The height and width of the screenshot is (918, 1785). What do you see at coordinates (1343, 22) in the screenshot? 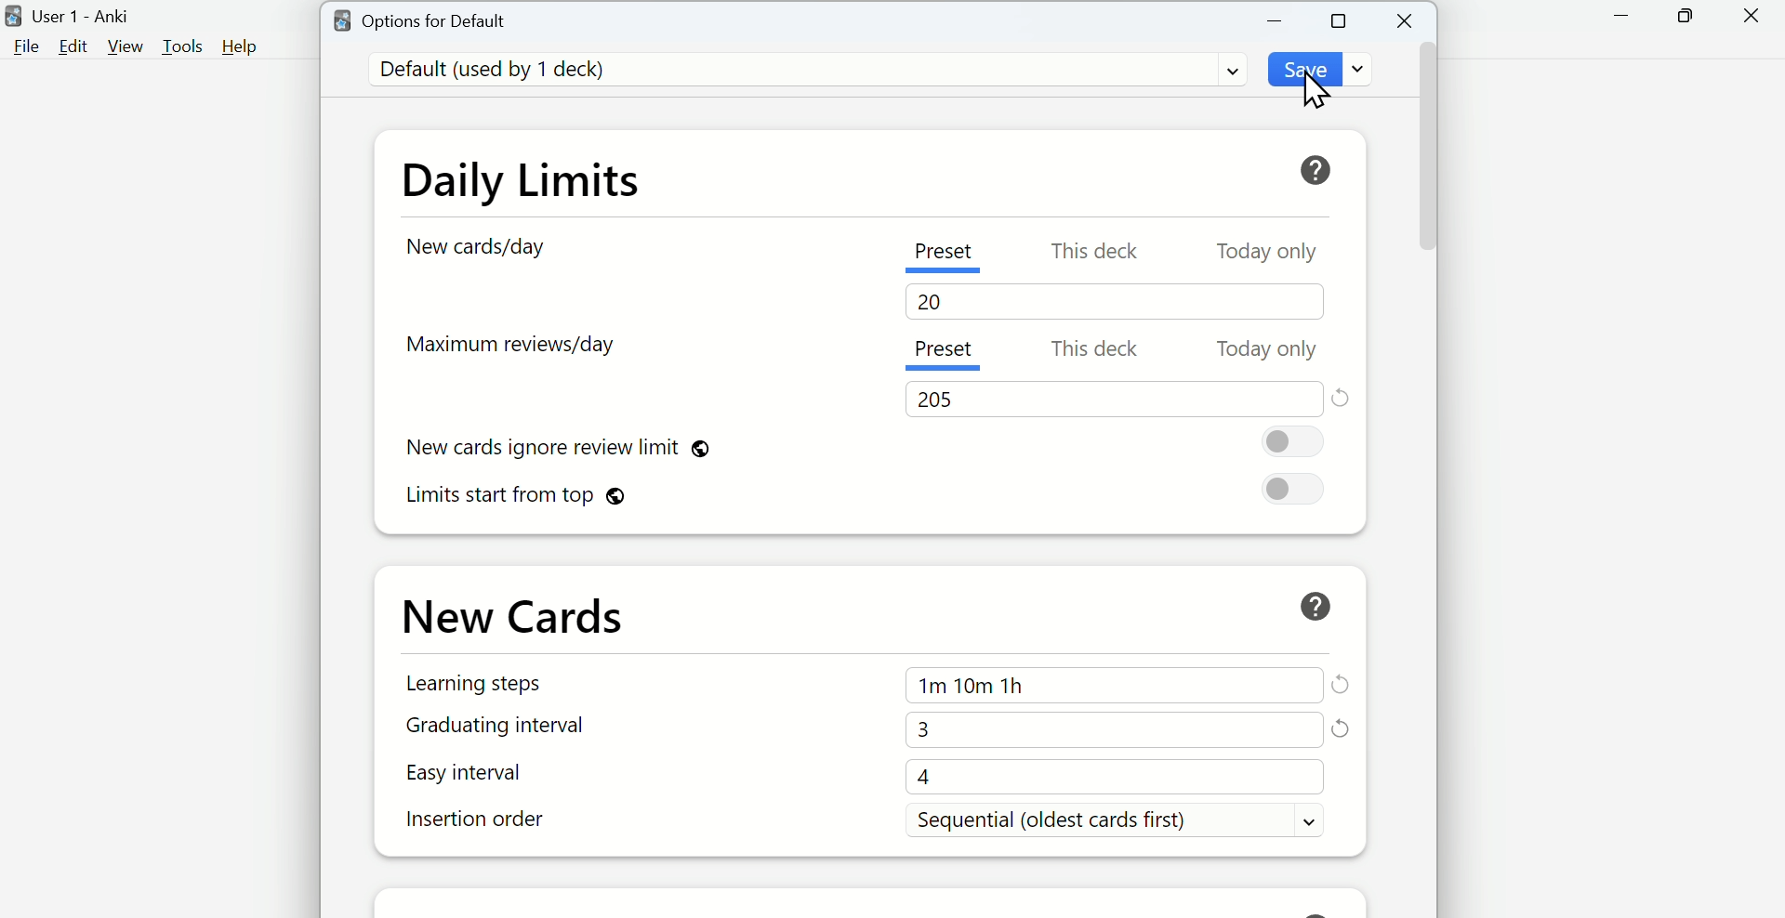
I see `Maximize` at bounding box center [1343, 22].